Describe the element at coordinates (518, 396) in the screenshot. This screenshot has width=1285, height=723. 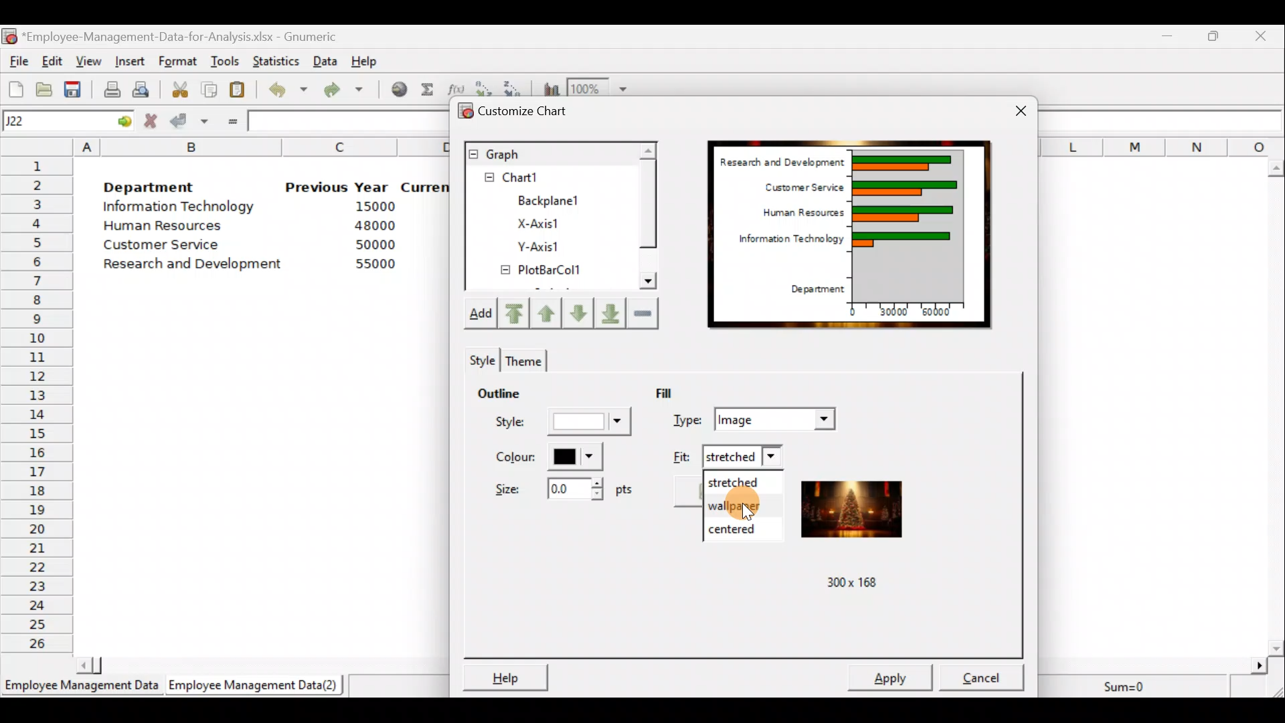
I see `Outline` at that location.